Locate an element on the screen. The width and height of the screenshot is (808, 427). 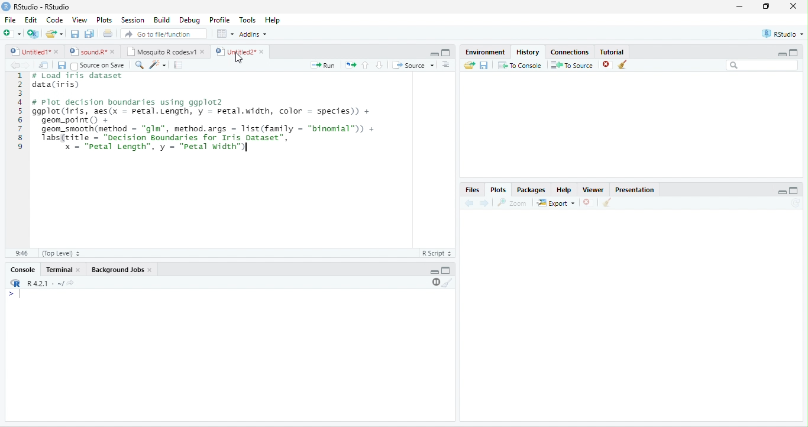
maximize is located at coordinates (446, 53).